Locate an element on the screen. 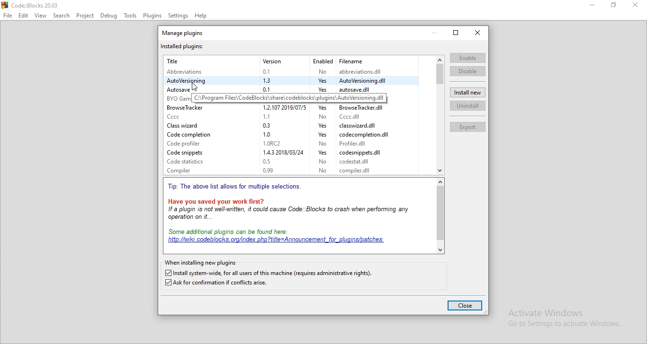 The image size is (647, 344). Help is located at coordinates (201, 16).